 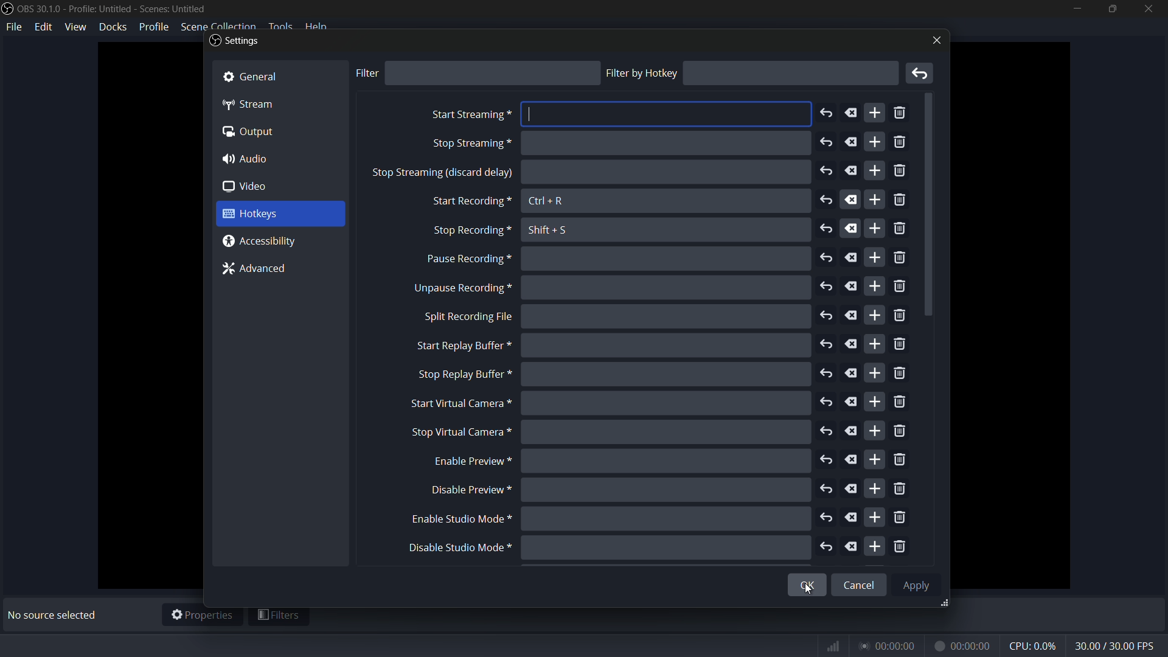 I want to click on add more, so click(x=874, y=343).